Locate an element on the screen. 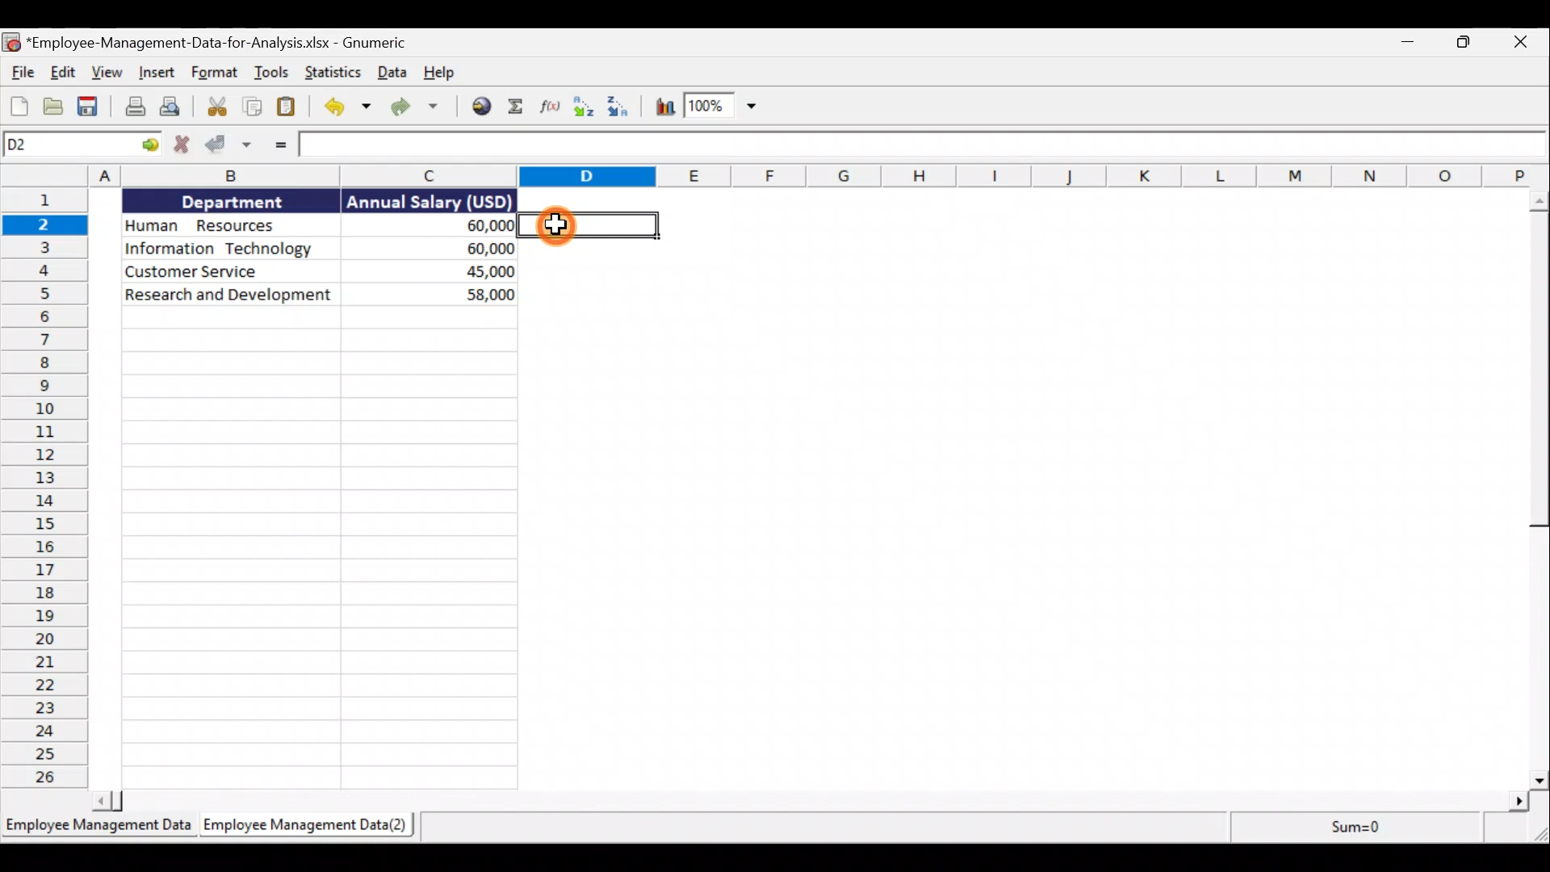 This screenshot has width=1550, height=872. Insert is located at coordinates (156, 69).